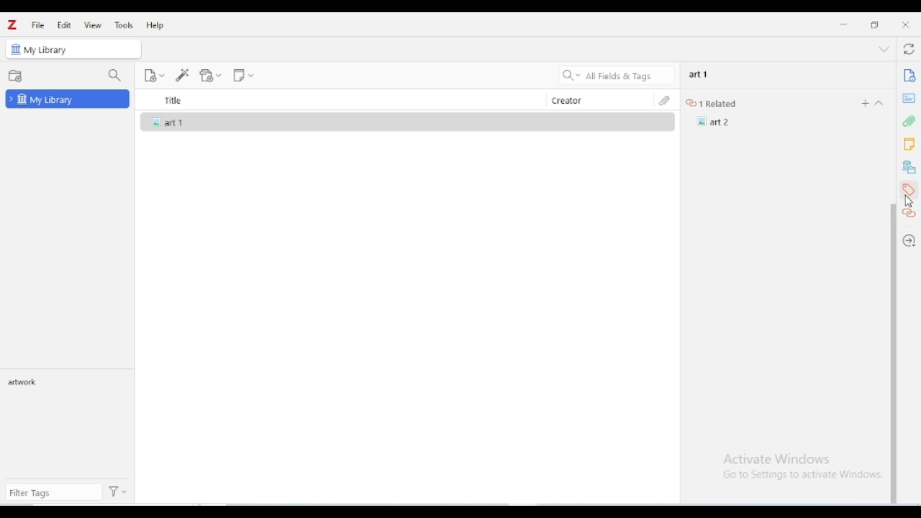  I want to click on abstract, so click(909, 99).